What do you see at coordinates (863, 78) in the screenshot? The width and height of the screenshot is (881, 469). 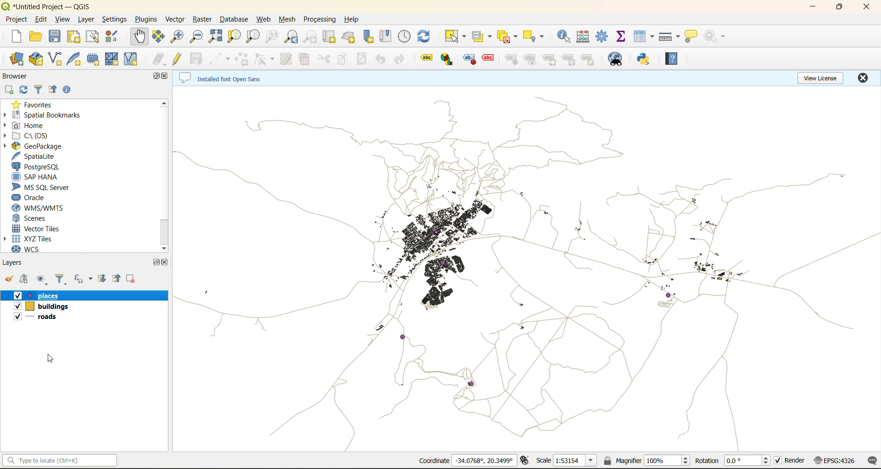 I see `close` at bounding box center [863, 78].